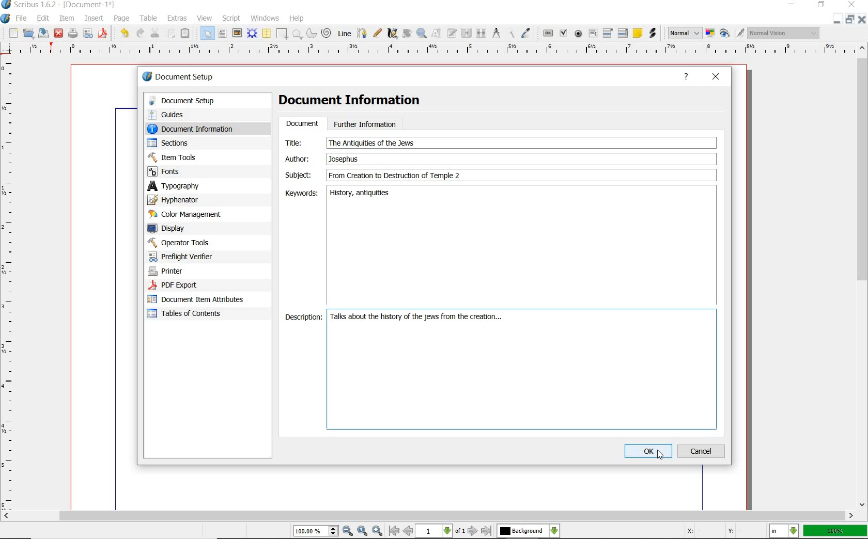 Image resolution: width=868 pixels, height=539 pixels. What do you see at coordinates (784, 33) in the screenshot?
I see `visual appearance of the display` at bounding box center [784, 33].